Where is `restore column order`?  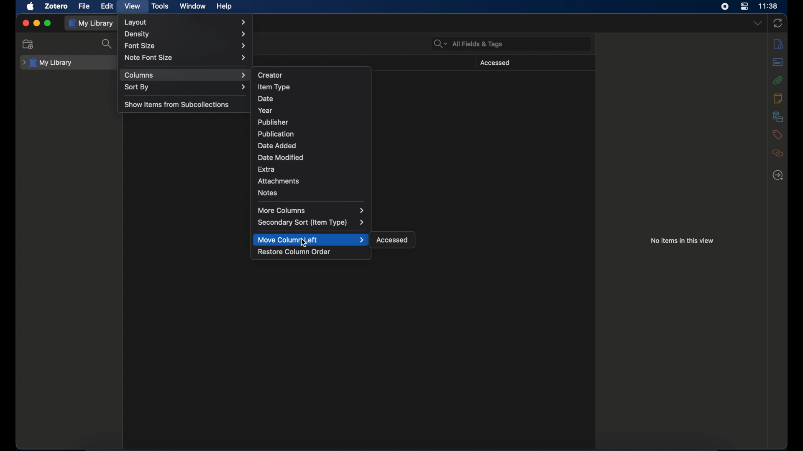 restore column order is located at coordinates (294, 252).